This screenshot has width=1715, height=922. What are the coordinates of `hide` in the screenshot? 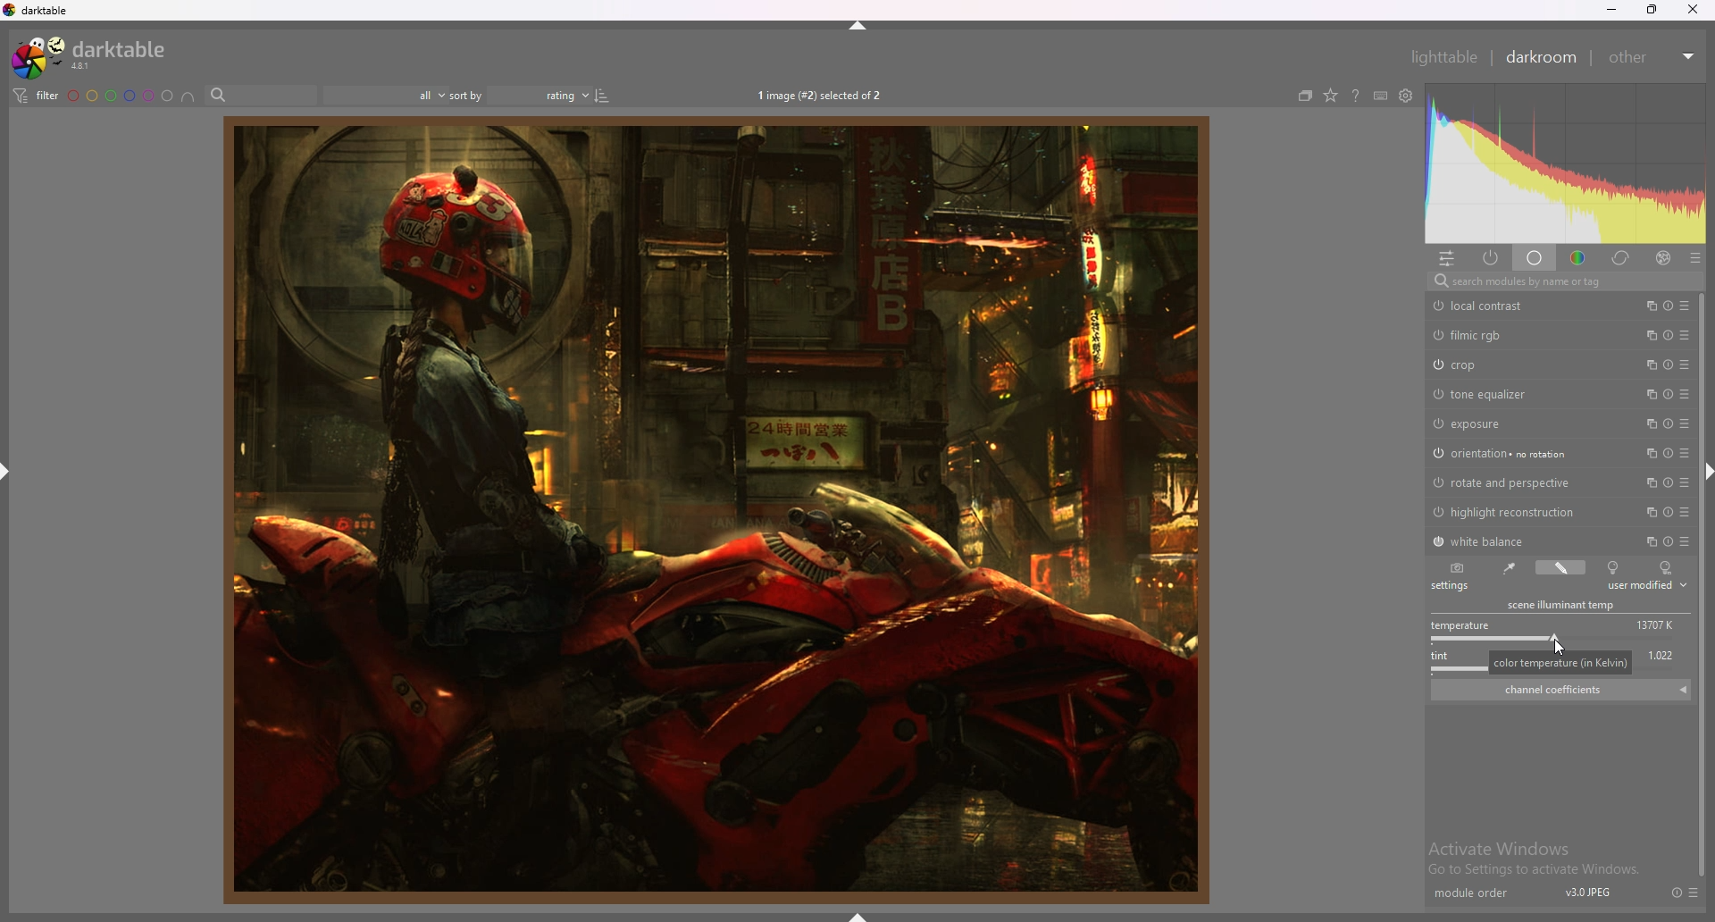 It's located at (6, 474).